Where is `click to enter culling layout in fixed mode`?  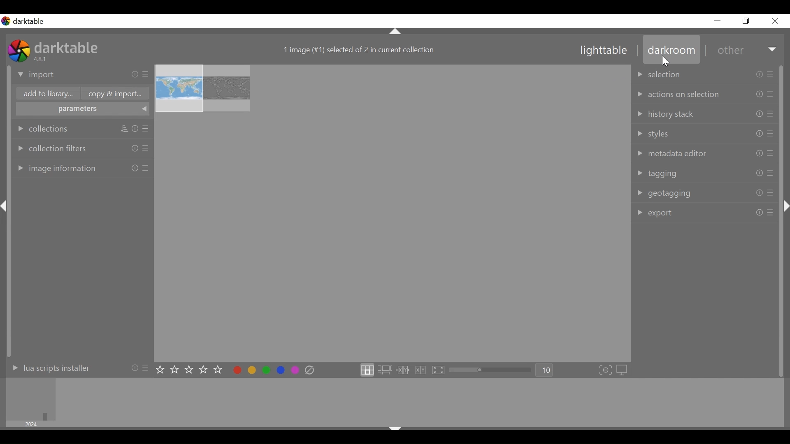 click to enter culling layout in fixed mode is located at coordinates (403, 370).